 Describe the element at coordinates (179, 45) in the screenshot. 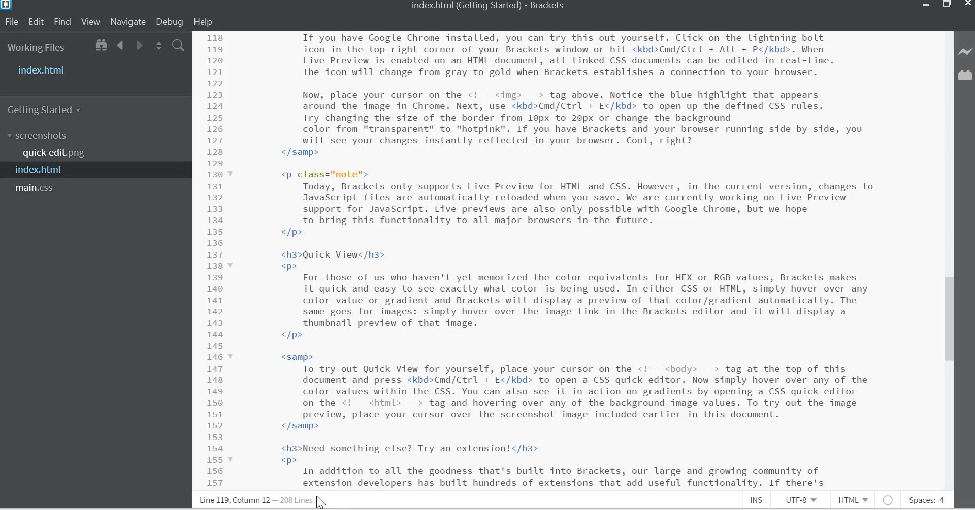

I see `Find in Files` at that location.